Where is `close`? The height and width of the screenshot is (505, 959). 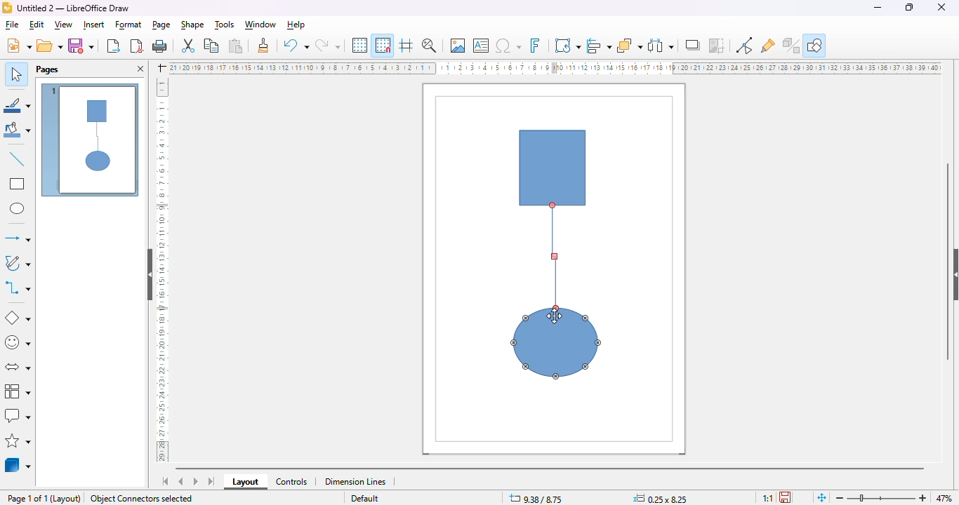
close is located at coordinates (941, 7).